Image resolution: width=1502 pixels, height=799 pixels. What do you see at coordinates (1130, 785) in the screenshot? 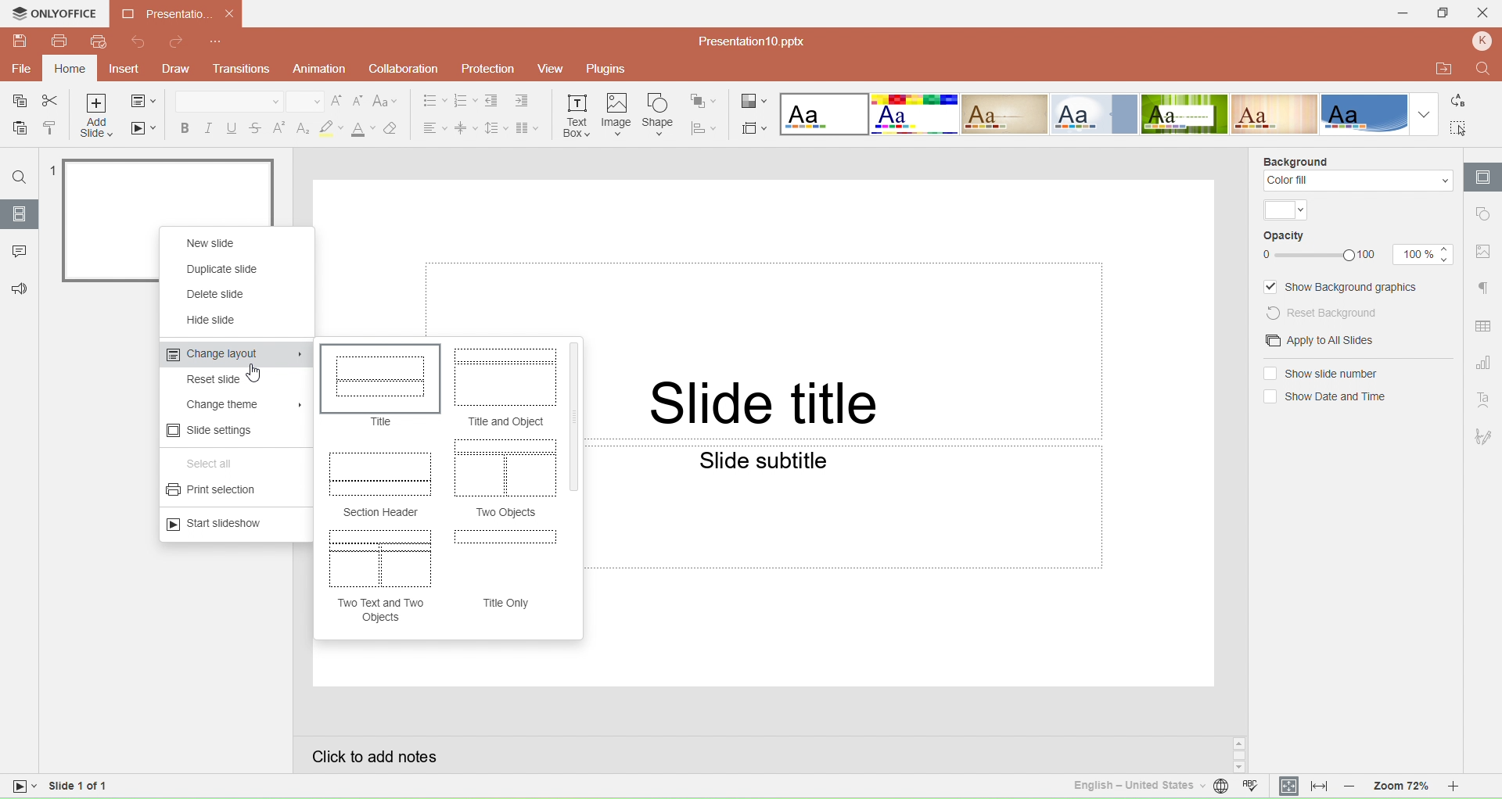
I see `Set text language` at bounding box center [1130, 785].